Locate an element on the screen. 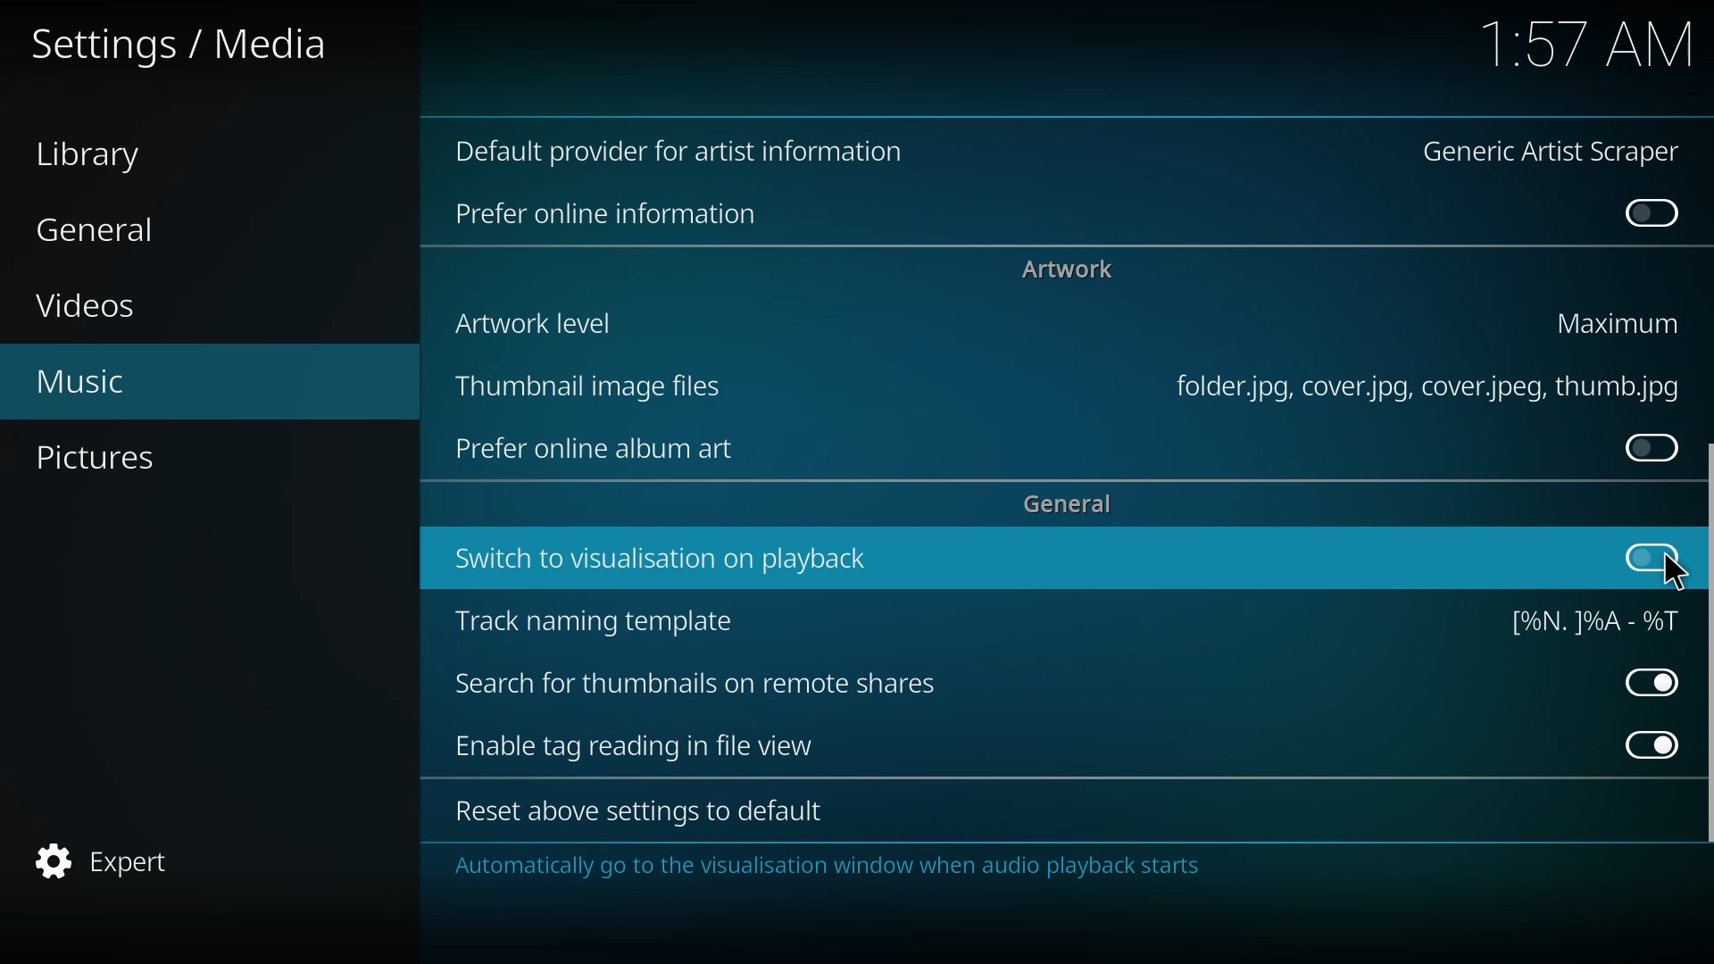 The height and width of the screenshot is (964, 1714). expert is located at coordinates (110, 860).